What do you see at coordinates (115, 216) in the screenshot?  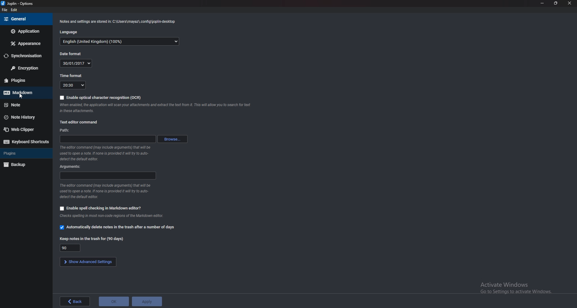 I see `Info` at bounding box center [115, 216].